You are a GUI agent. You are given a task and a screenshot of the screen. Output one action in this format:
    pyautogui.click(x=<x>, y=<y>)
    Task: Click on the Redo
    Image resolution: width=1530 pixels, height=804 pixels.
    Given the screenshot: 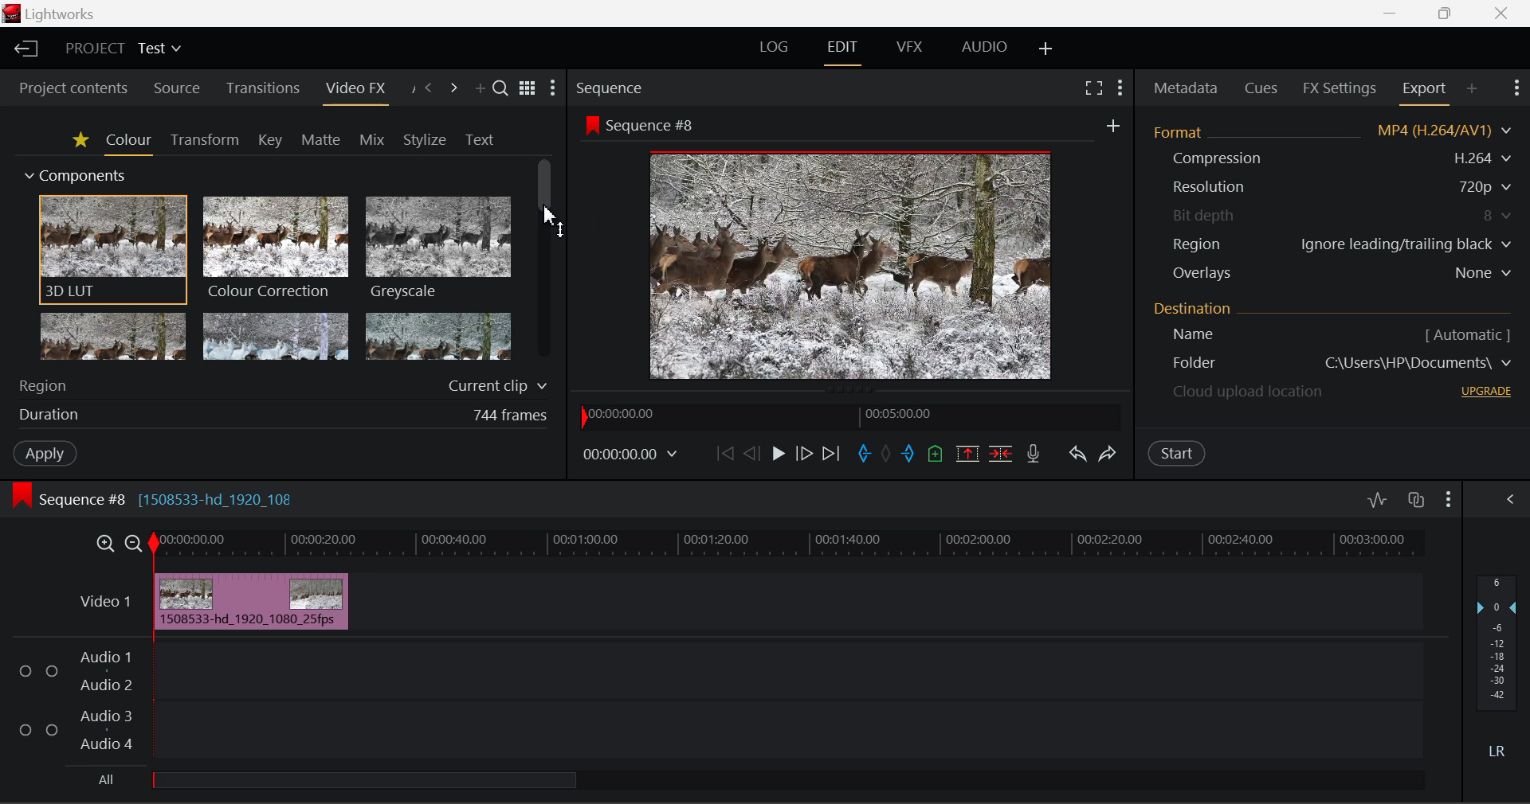 What is the action you would take?
    pyautogui.click(x=1111, y=454)
    